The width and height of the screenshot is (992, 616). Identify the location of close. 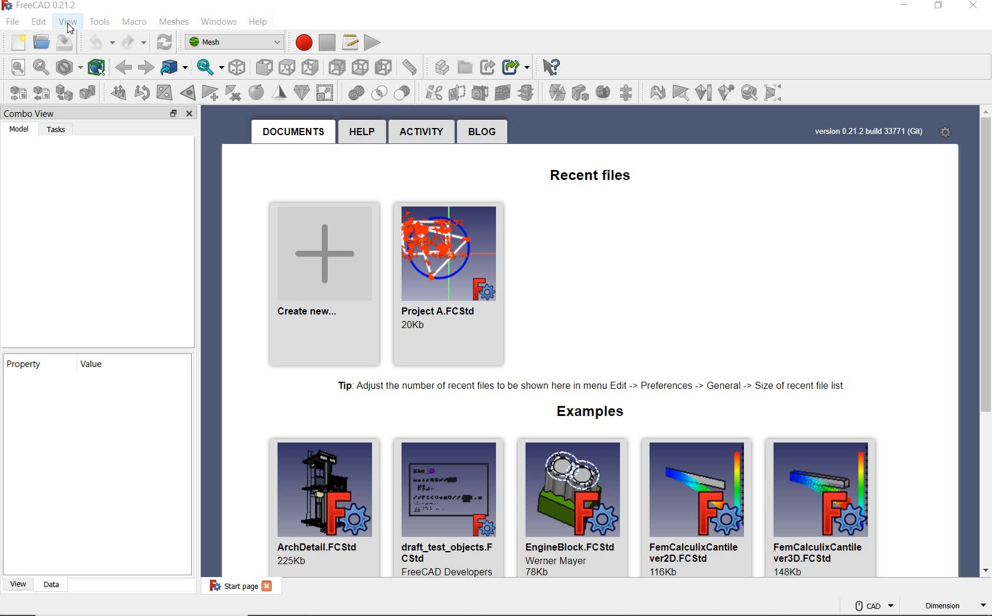
(971, 8).